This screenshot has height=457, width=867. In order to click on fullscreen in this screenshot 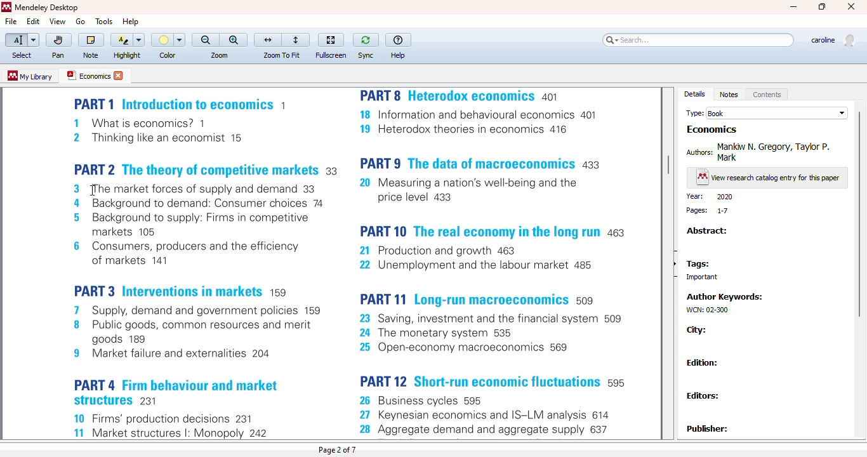, I will do `click(331, 40)`.